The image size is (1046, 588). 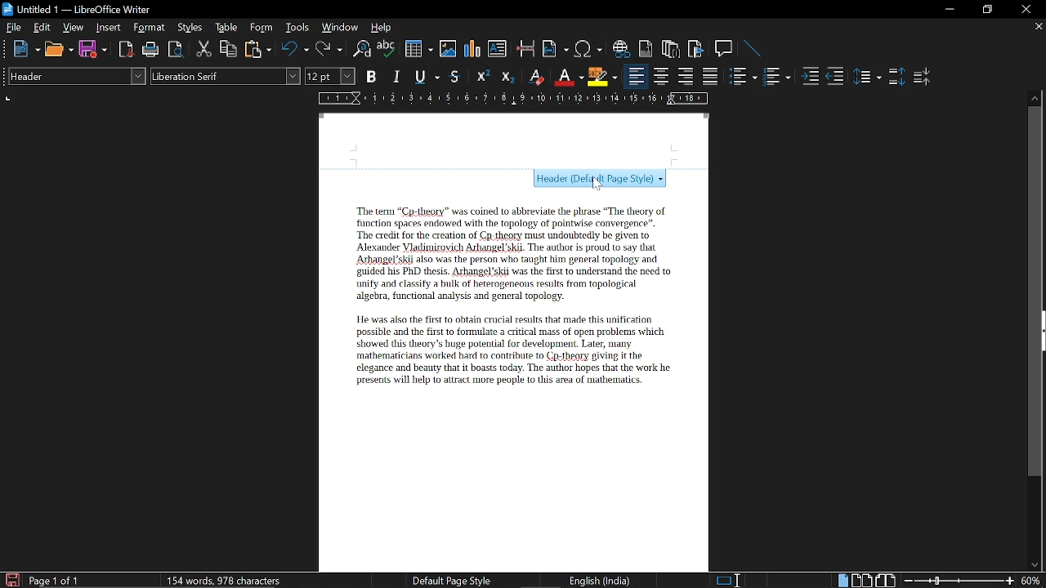 What do you see at coordinates (671, 49) in the screenshot?
I see `Insert footnote` at bounding box center [671, 49].